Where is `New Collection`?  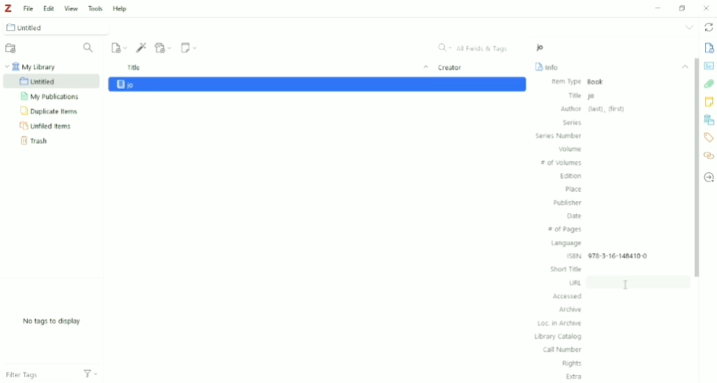
New Collection is located at coordinates (12, 48).